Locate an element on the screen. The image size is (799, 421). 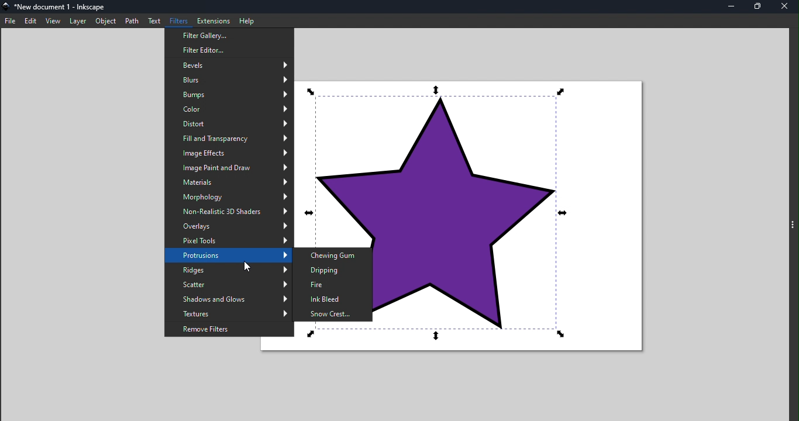
Snow crest is located at coordinates (333, 313).